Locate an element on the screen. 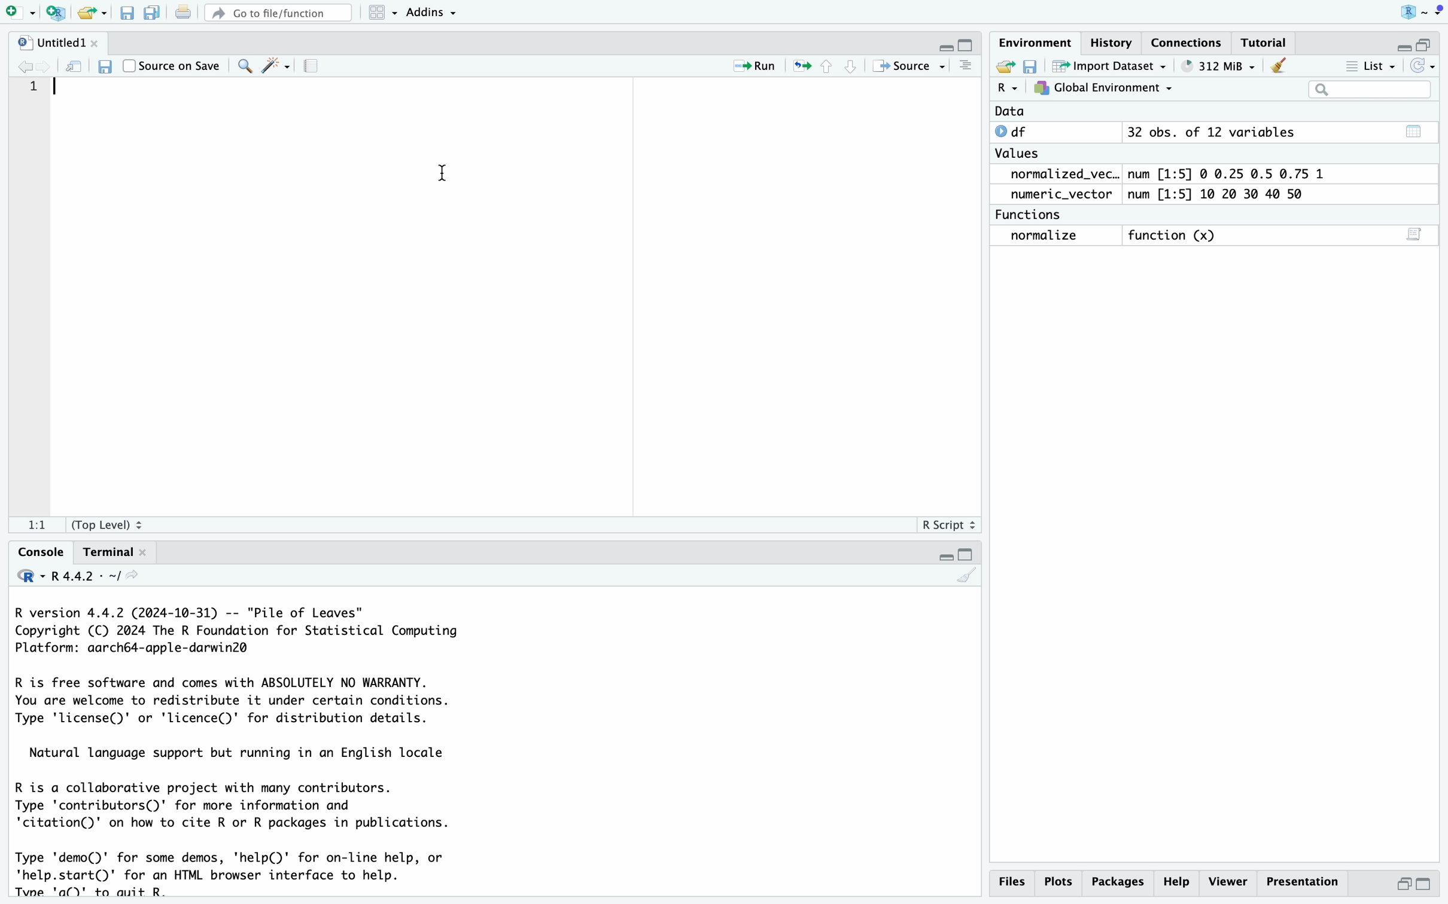  Plots is located at coordinates (1060, 880).